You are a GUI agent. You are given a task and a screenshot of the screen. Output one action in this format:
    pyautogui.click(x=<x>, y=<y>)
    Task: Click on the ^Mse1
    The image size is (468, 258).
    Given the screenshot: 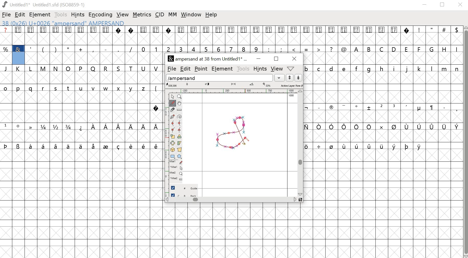 What is the action you would take?
    pyautogui.click(x=177, y=167)
    